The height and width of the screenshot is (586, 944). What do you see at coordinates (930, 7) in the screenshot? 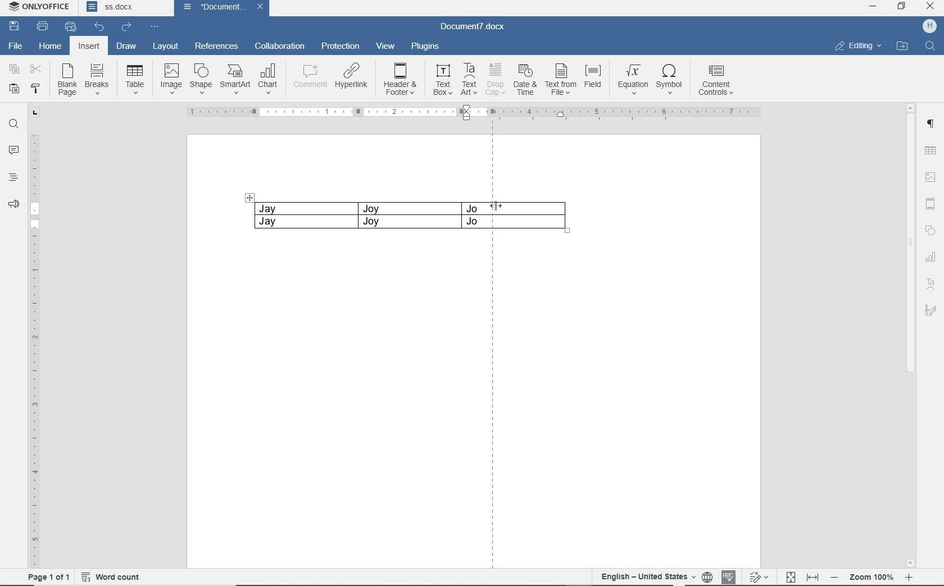
I see `CLOSE` at bounding box center [930, 7].